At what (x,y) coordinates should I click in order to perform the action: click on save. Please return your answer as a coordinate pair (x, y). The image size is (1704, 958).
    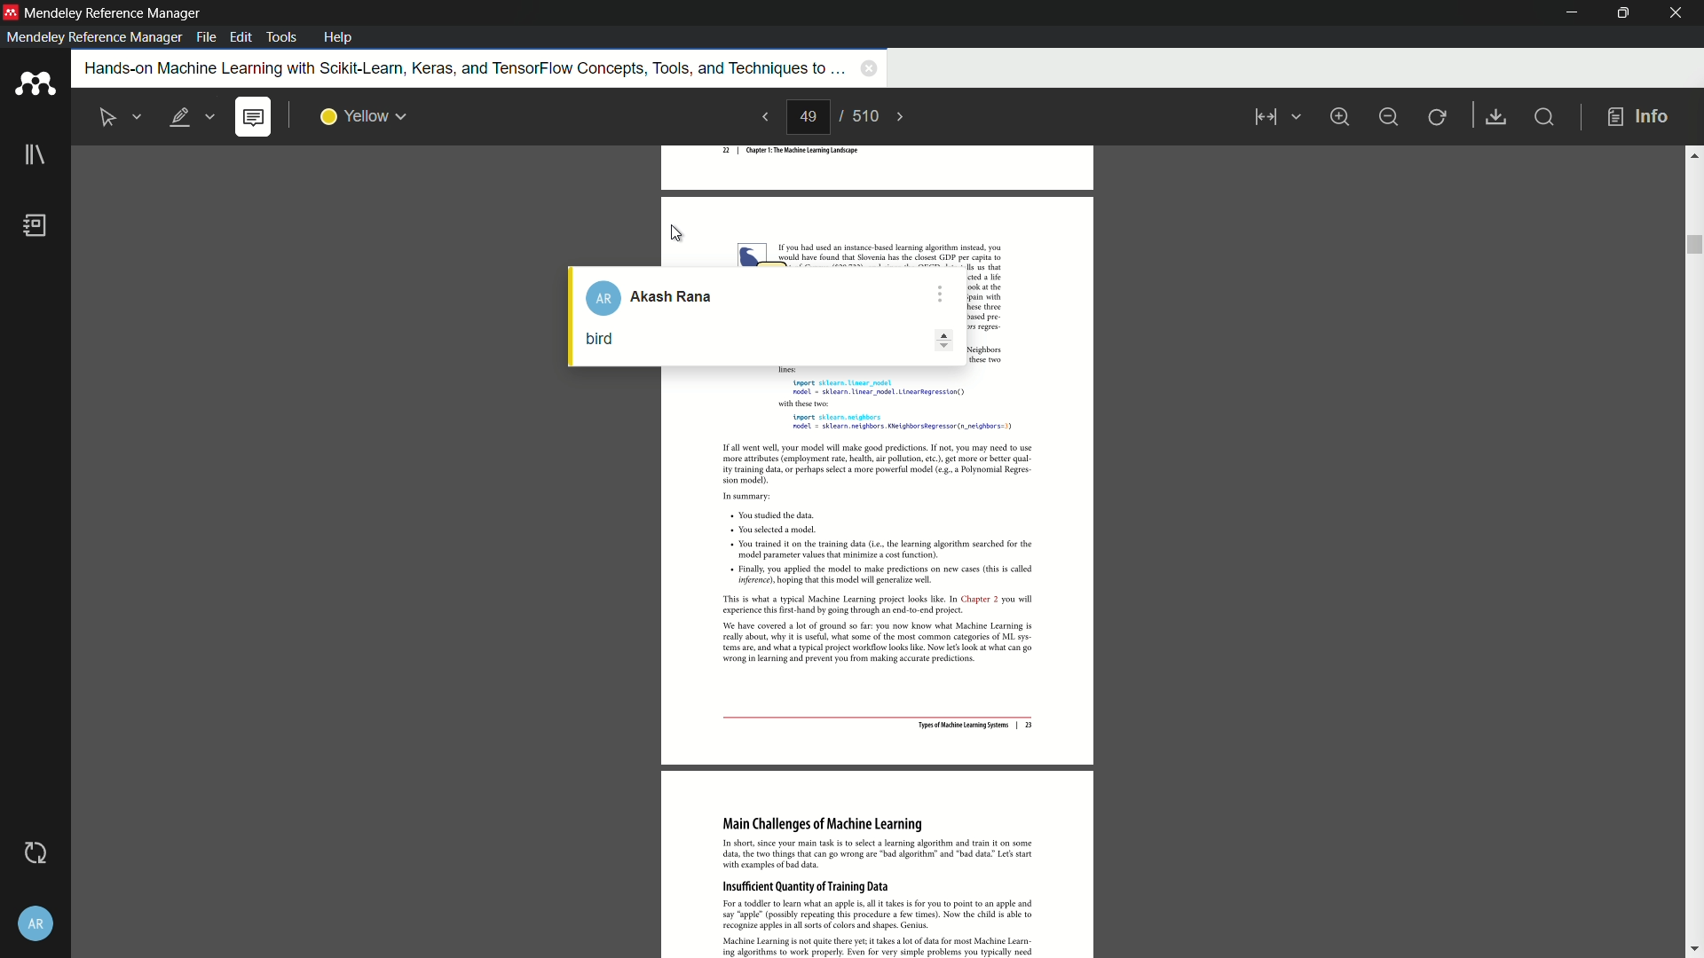
    Looking at the image, I should click on (1498, 117).